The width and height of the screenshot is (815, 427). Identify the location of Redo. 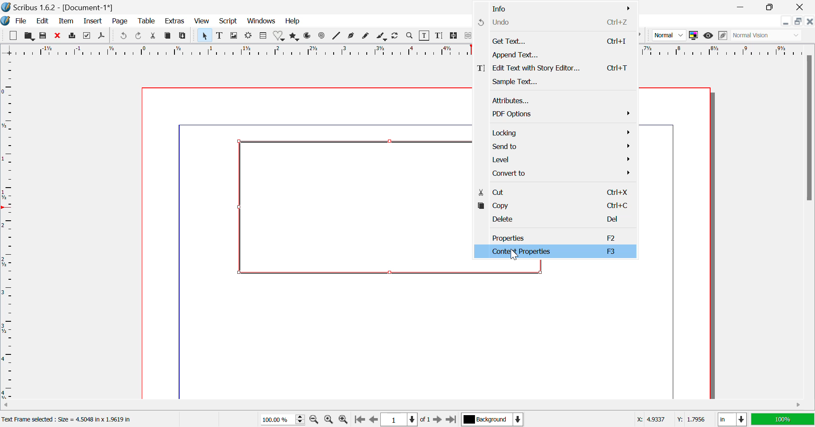
(138, 37).